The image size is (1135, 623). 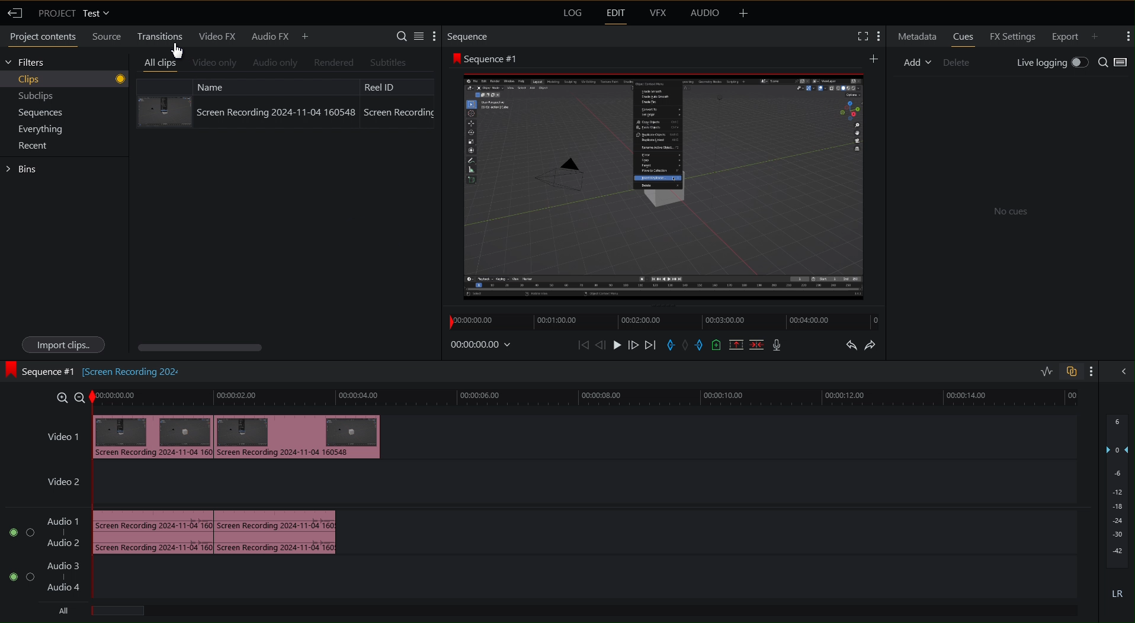 I want to click on More, so click(x=743, y=14).